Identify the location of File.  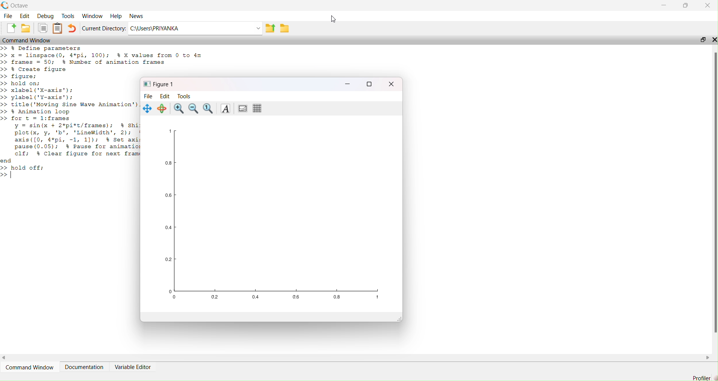
(148, 97).